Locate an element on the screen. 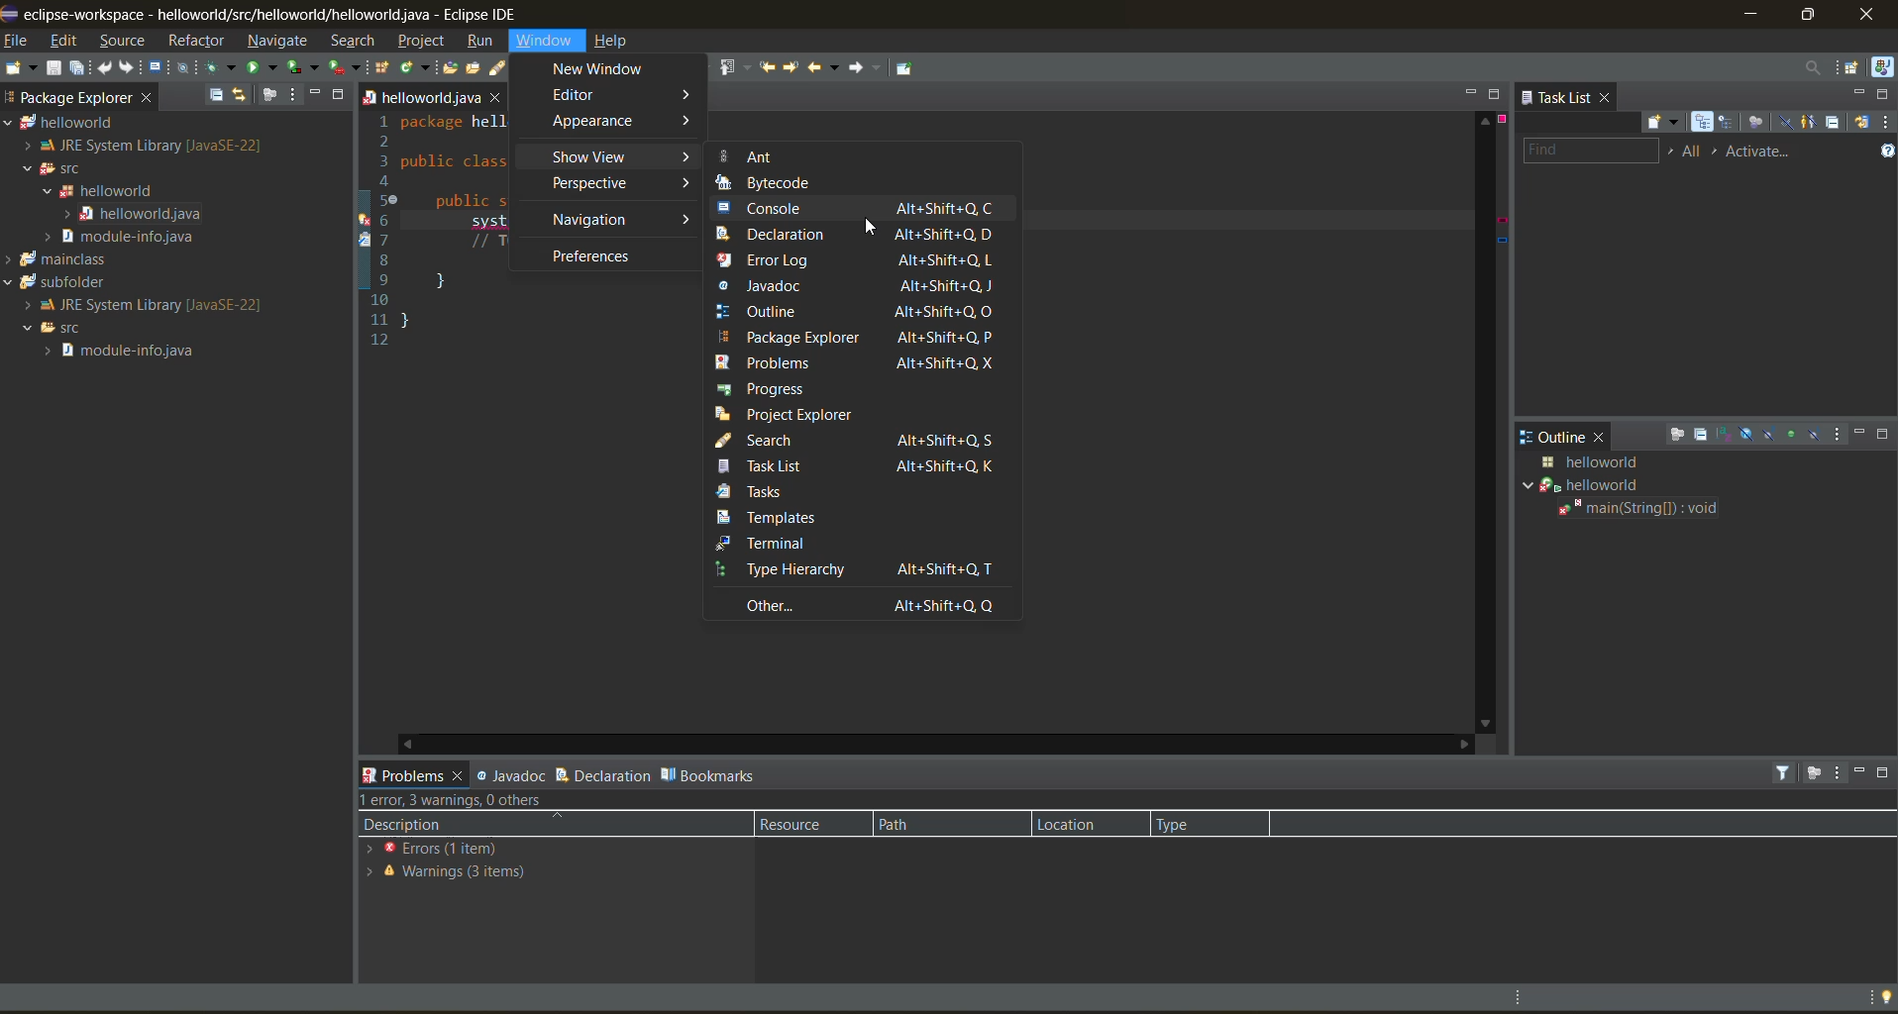 The width and height of the screenshot is (1898, 1014). error, 3 warning, 0 others is located at coordinates (520, 802).